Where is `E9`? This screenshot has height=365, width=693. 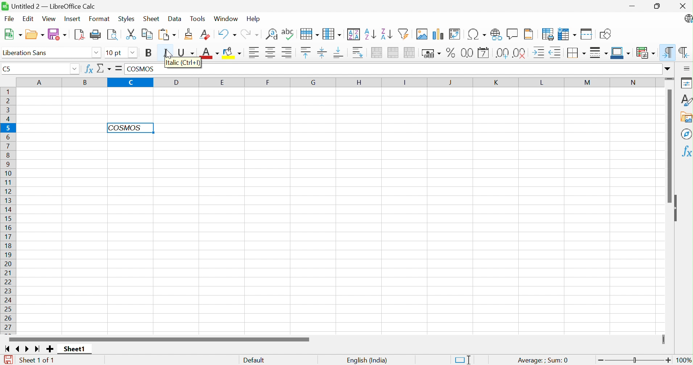
E9 is located at coordinates (35, 67).